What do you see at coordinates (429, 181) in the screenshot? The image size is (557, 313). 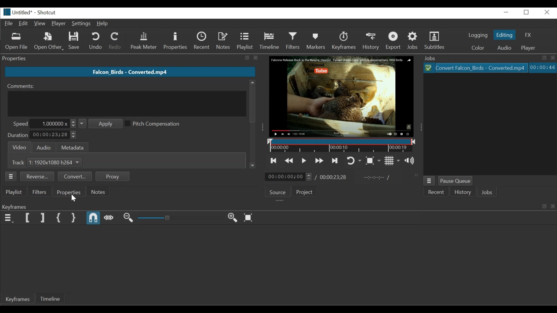 I see `Job menu` at bounding box center [429, 181].